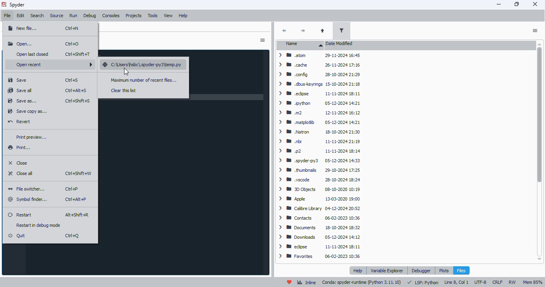  I want to click on help, so click(359, 271).